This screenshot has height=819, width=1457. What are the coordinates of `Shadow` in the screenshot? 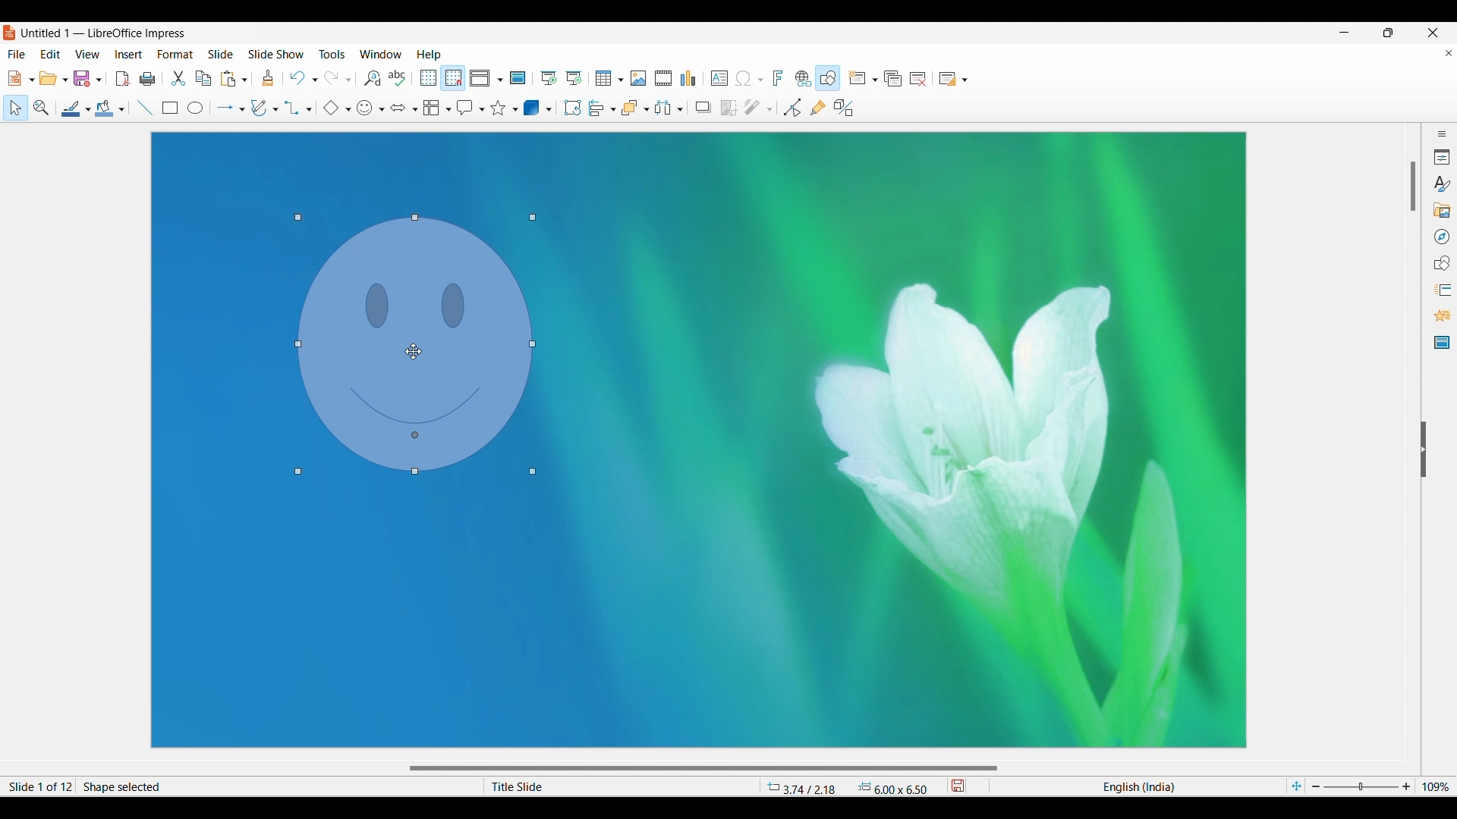 It's located at (703, 107).